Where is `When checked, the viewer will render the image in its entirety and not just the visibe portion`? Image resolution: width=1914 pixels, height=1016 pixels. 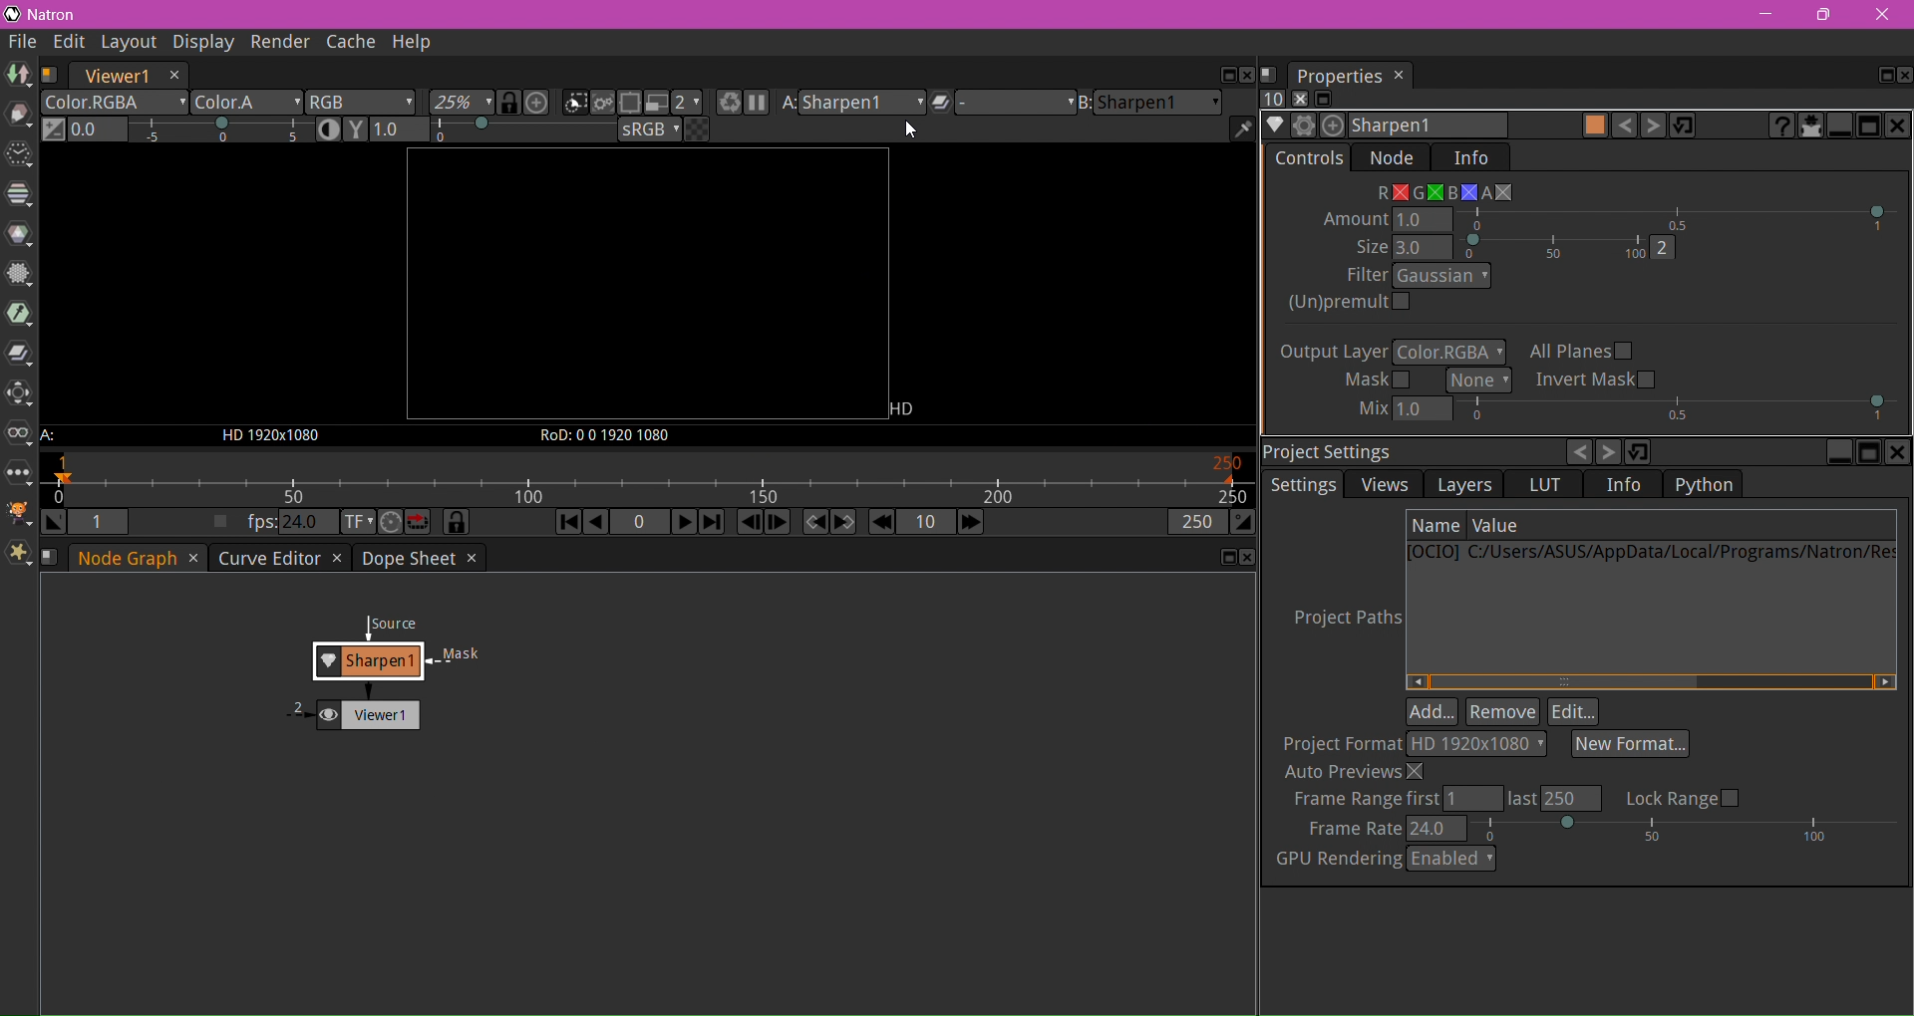
When checked, the viewer will render the image in its entirety and not just the visibe portion is located at coordinates (605, 105).